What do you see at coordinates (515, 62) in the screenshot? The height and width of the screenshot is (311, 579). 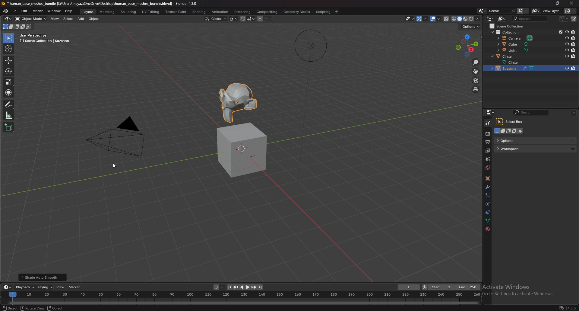 I see `circle` at bounding box center [515, 62].